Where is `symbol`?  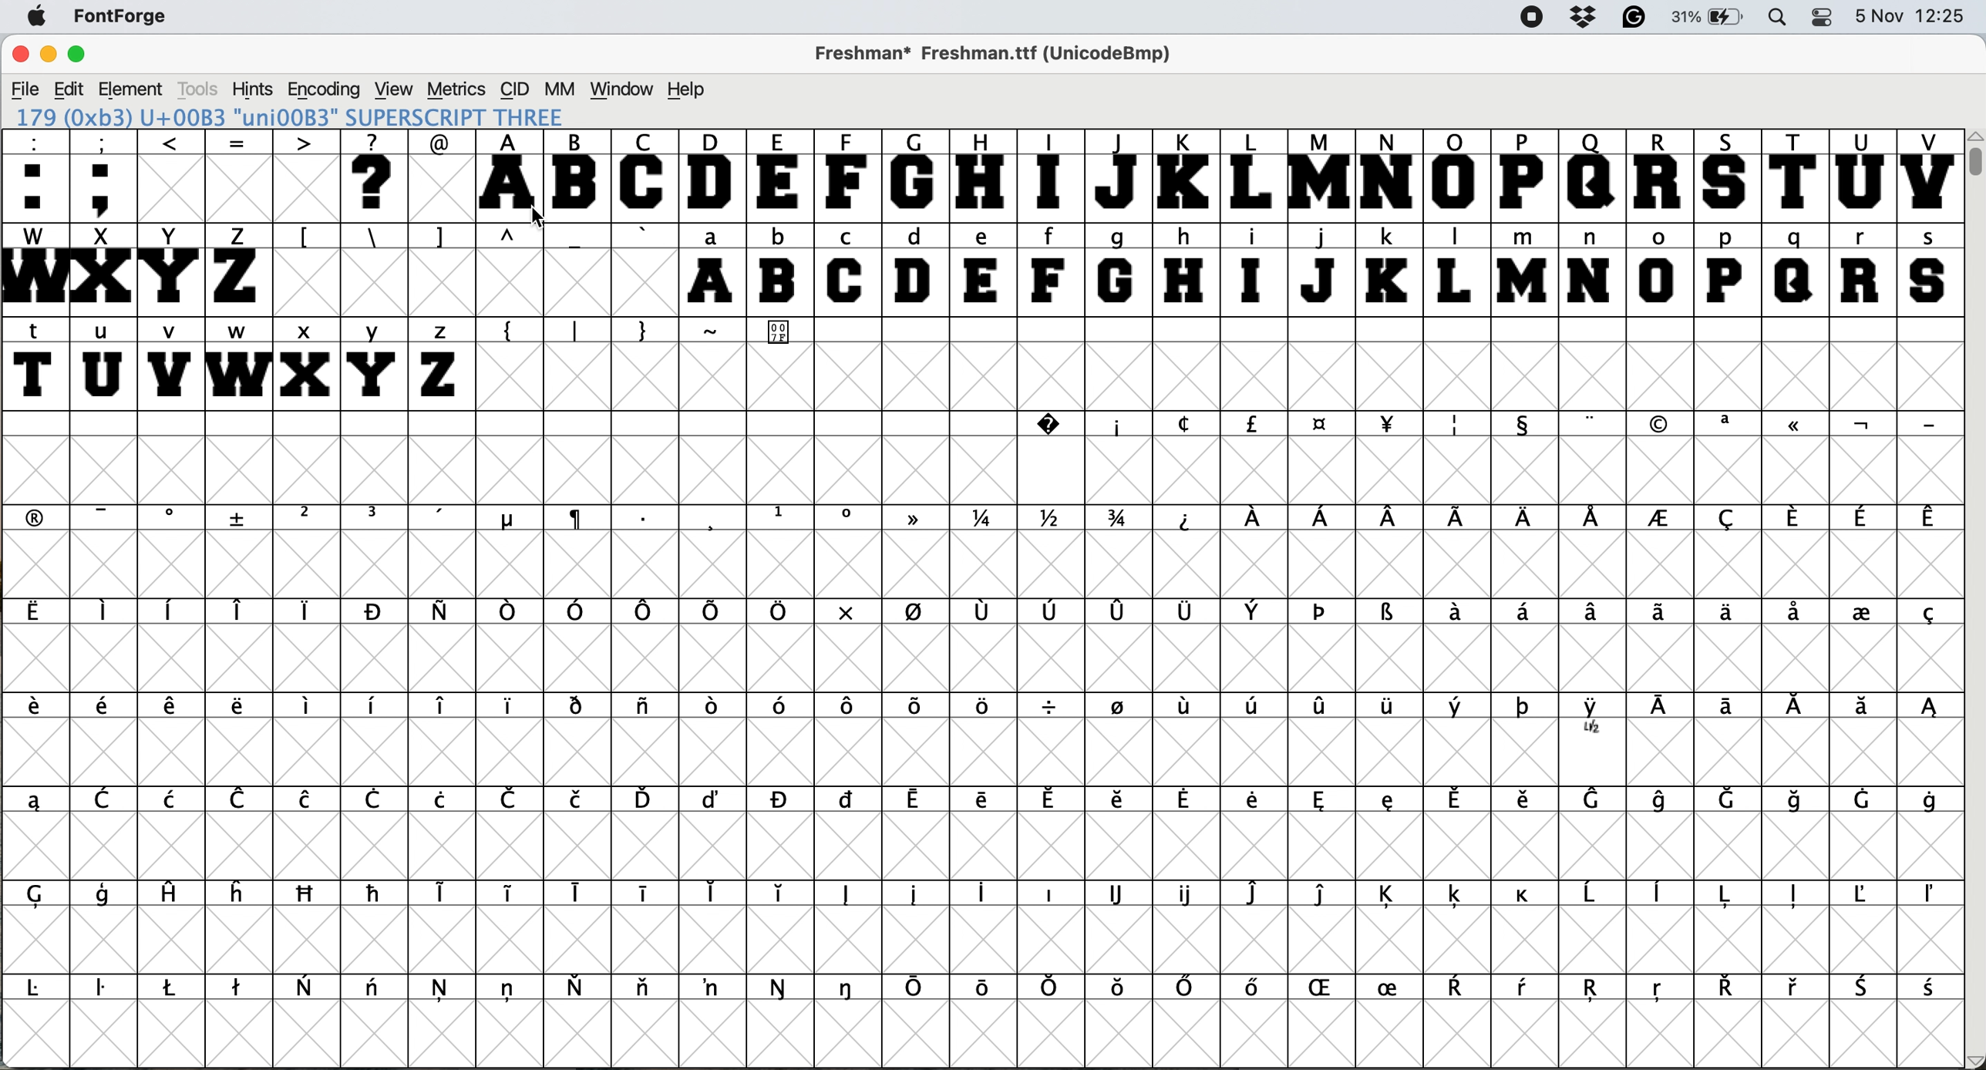 symbol is located at coordinates (1188, 988).